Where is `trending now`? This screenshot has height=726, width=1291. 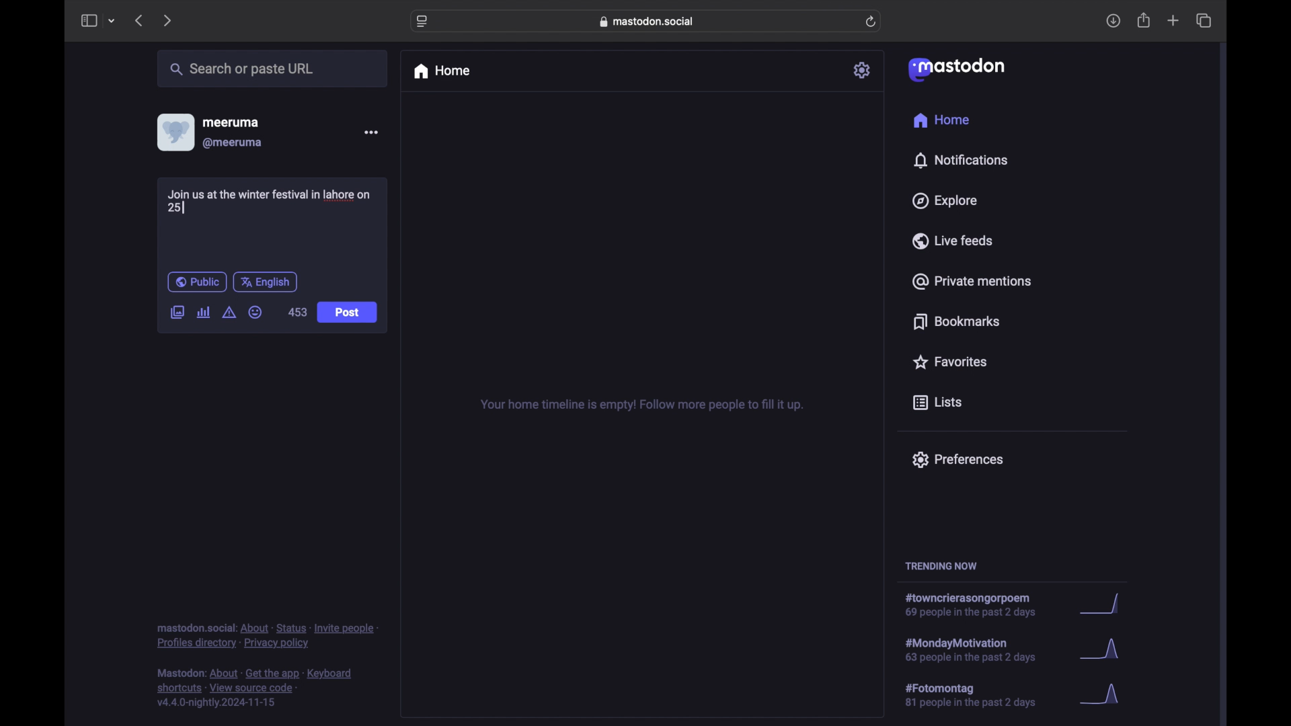 trending now is located at coordinates (941, 566).